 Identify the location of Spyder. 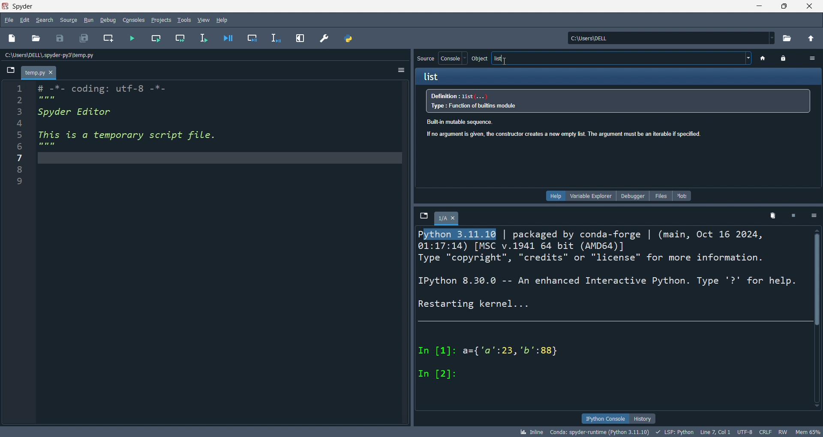
(22, 6).